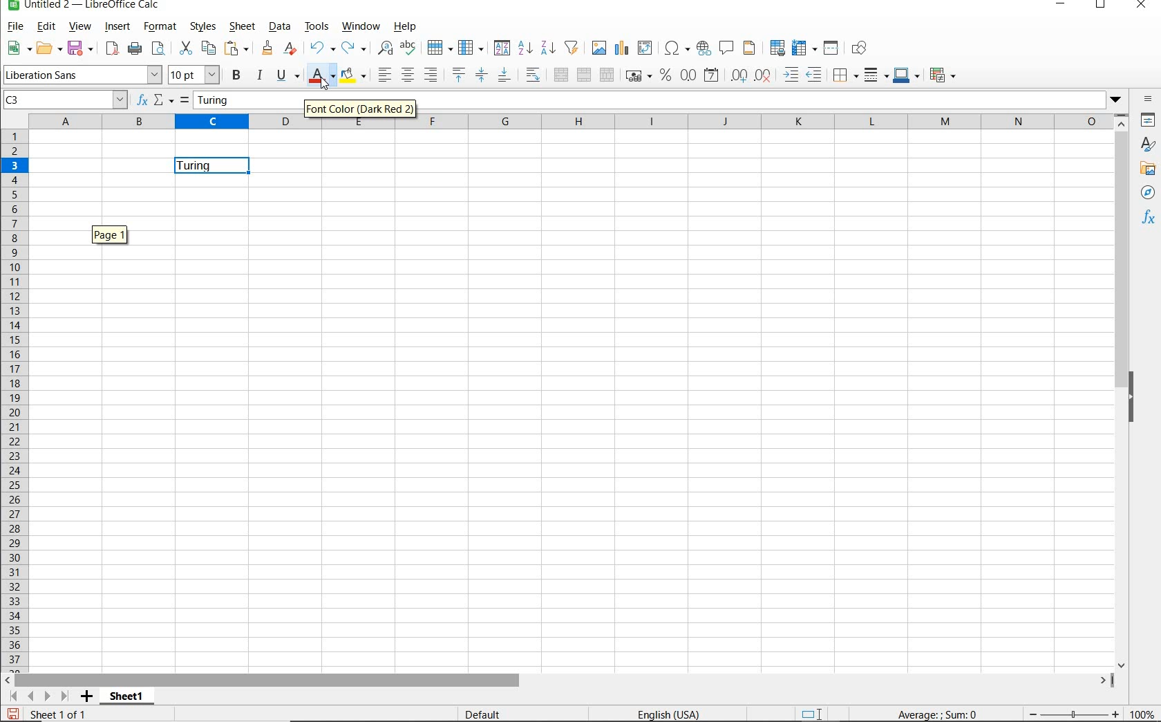 The width and height of the screenshot is (1161, 722). Describe the element at coordinates (525, 49) in the screenshot. I see `SORT ASCENDING` at that location.